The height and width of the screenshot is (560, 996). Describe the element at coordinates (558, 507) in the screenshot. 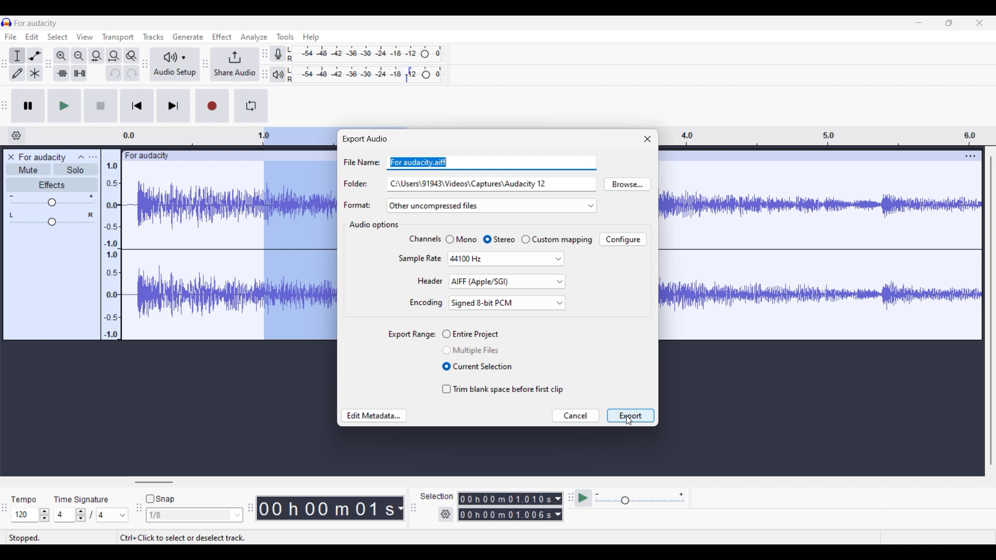

I see `Duration measurement options` at that location.